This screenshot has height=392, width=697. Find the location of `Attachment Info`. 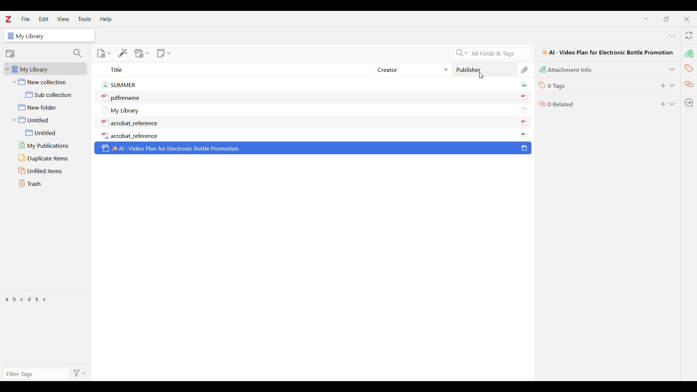

Attachment Info is located at coordinates (571, 70).